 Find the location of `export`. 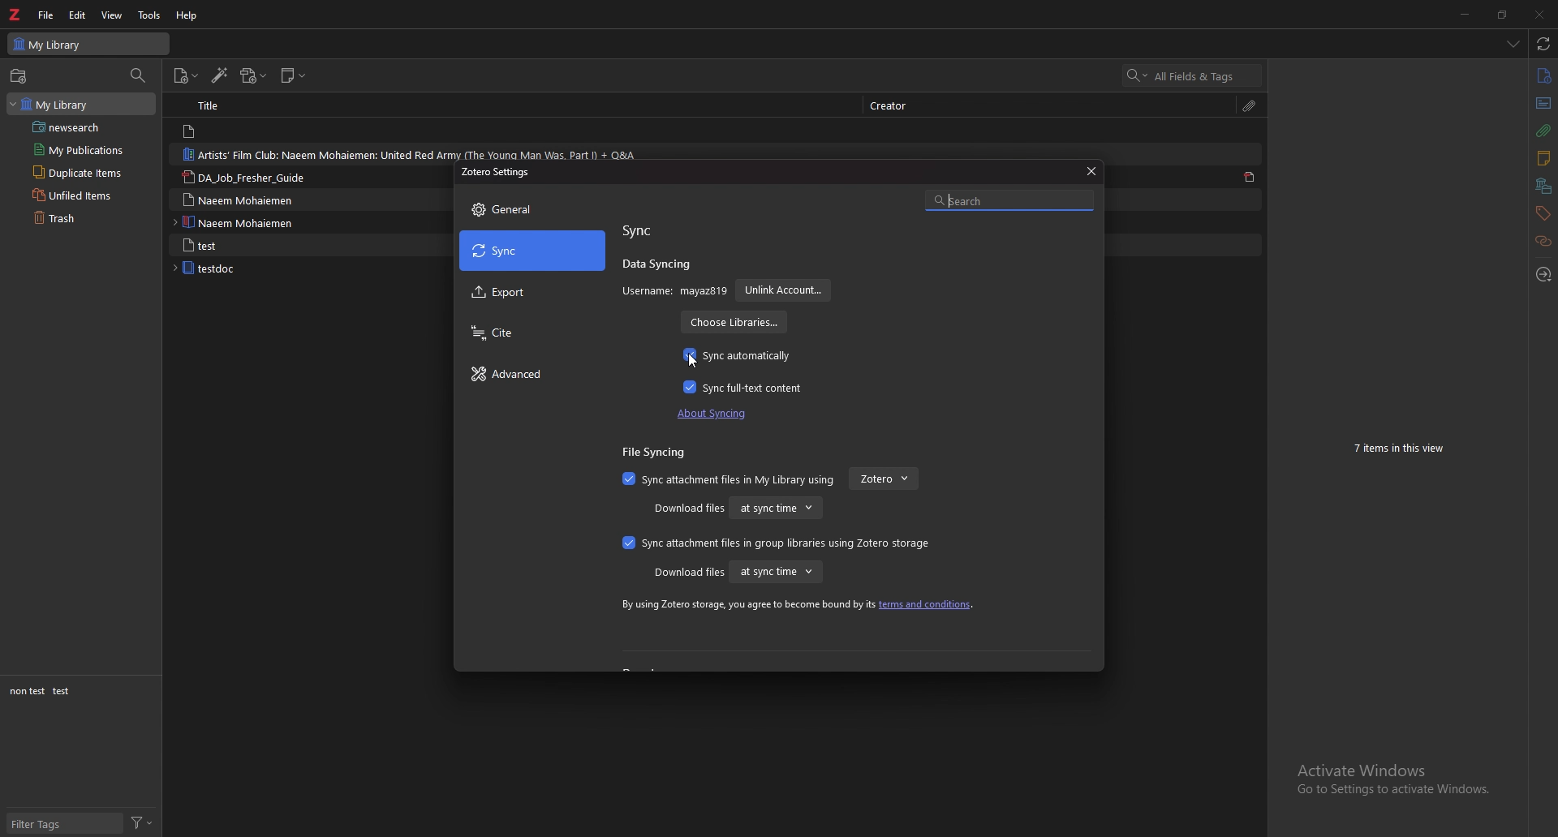

export is located at coordinates (532, 294).